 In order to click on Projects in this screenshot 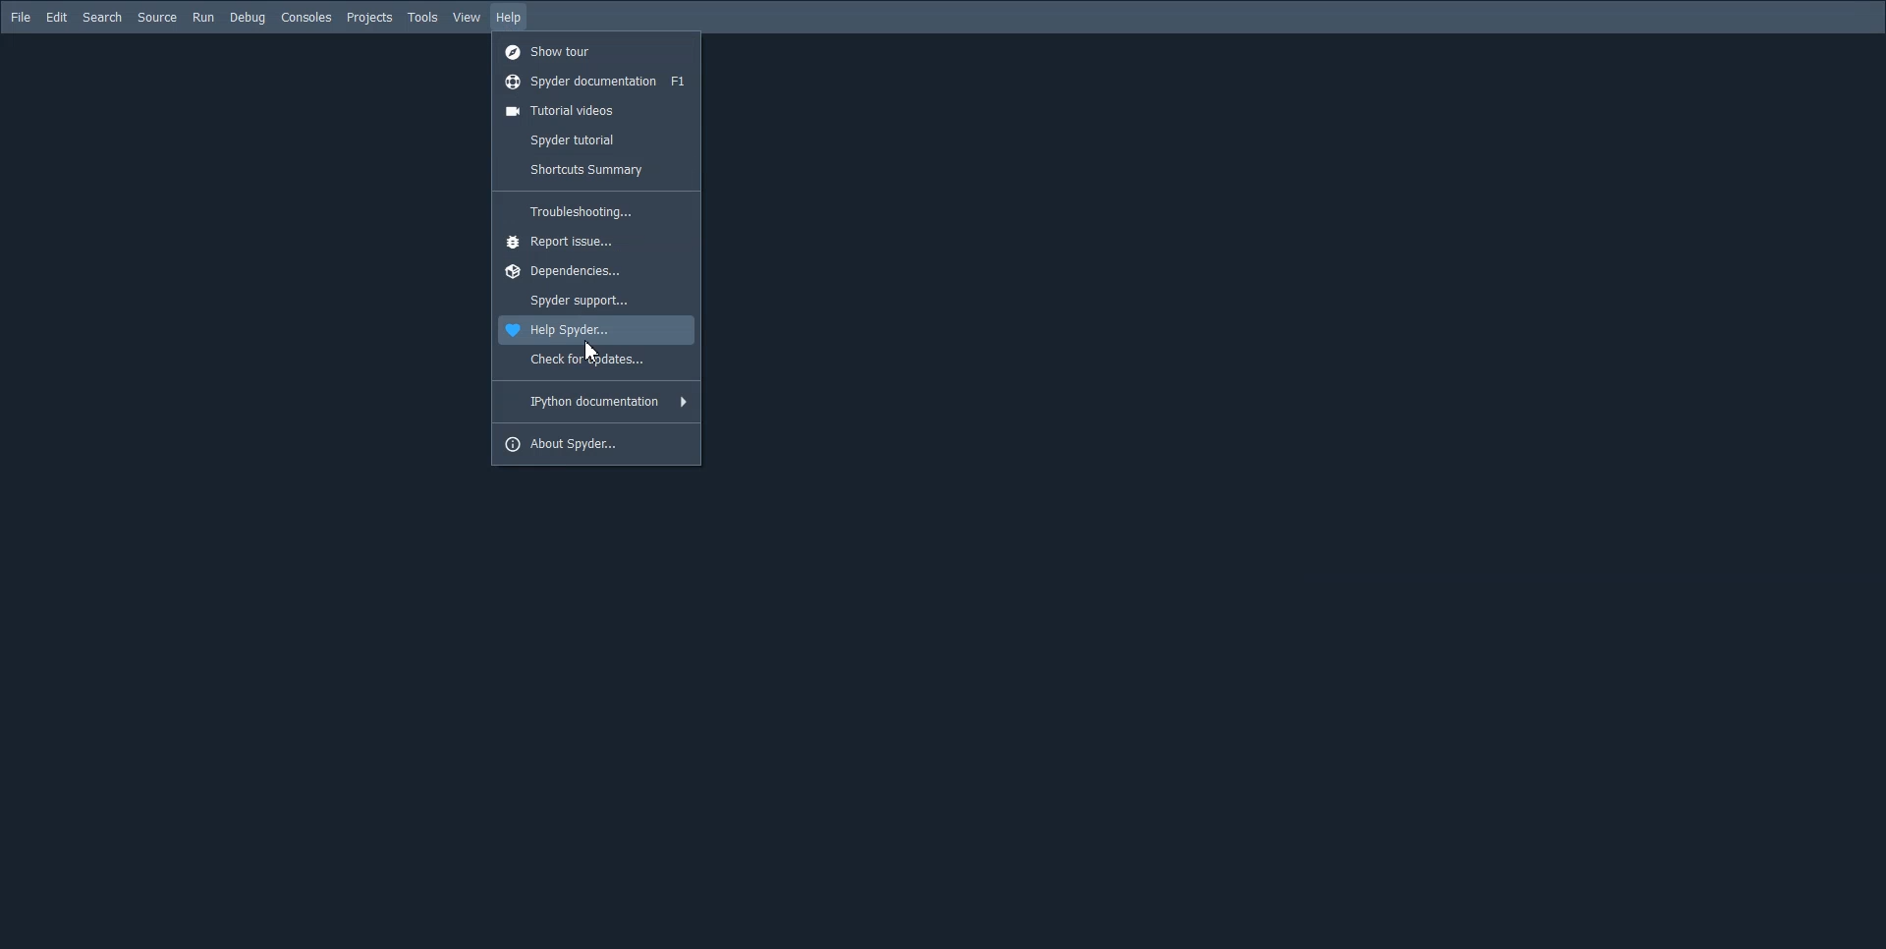, I will do `click(370, 19)`.